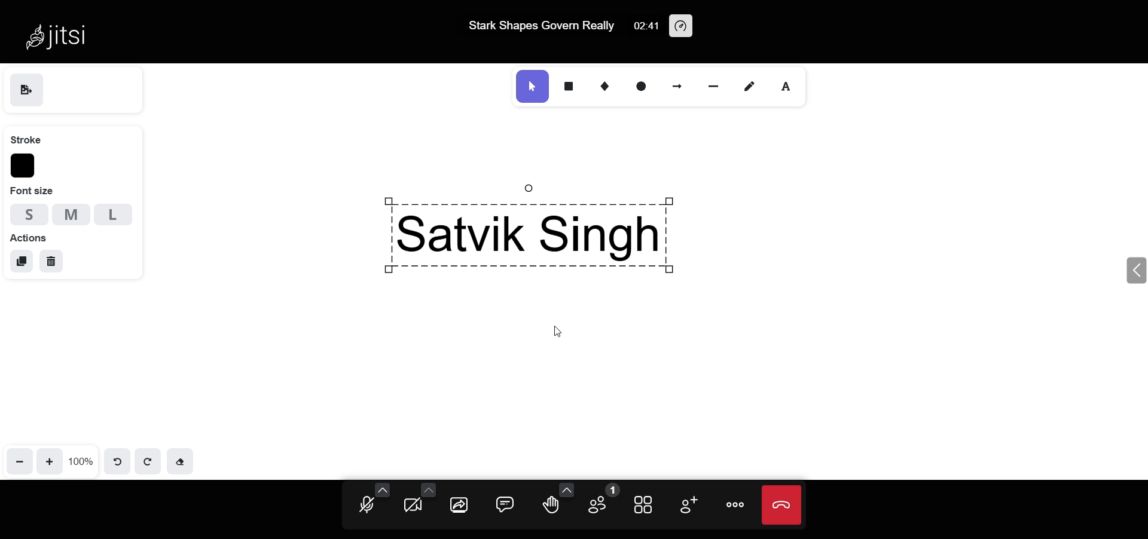  Describe the element at coordinates (685, 504) in the screenshot. I see `invite people` at that location.